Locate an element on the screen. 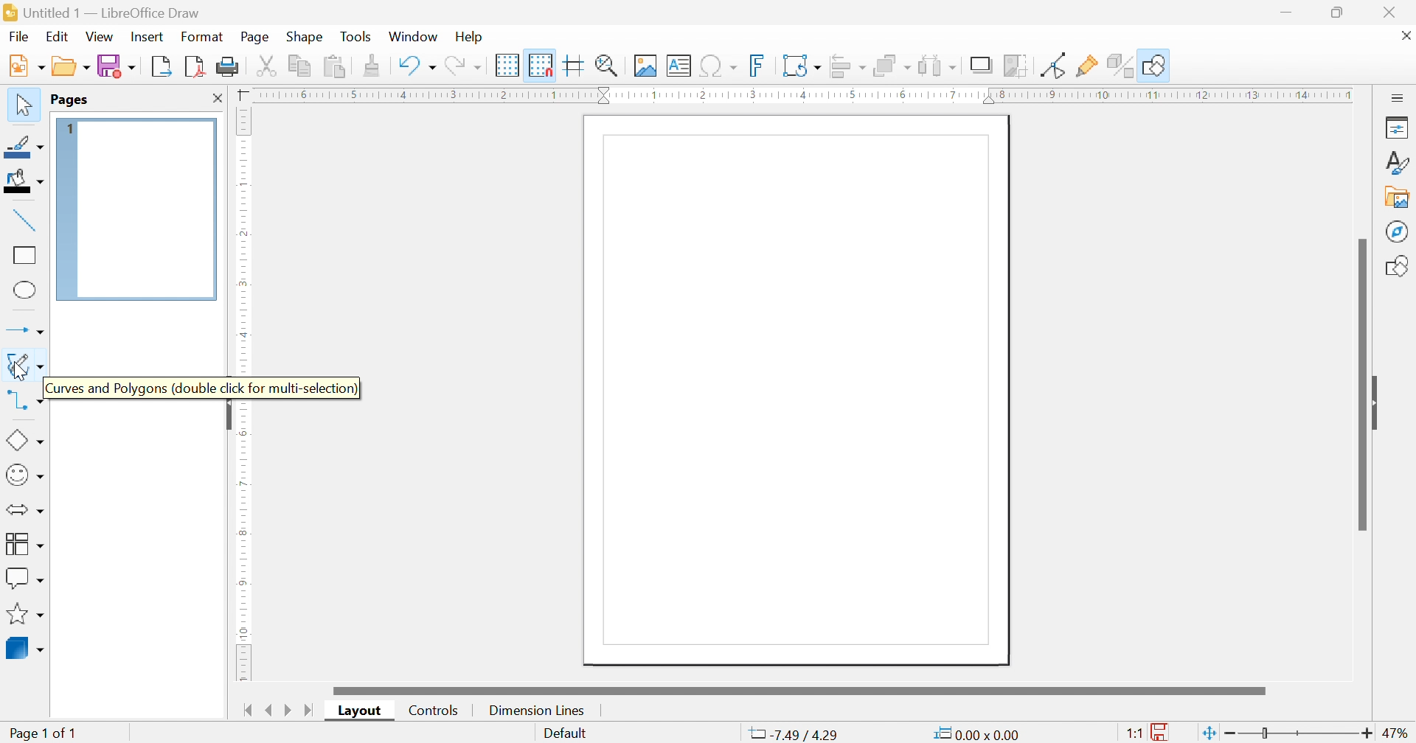 The width and height of the screenshot is (1416, 743). clone formatting is located at coordinates (374, 66).